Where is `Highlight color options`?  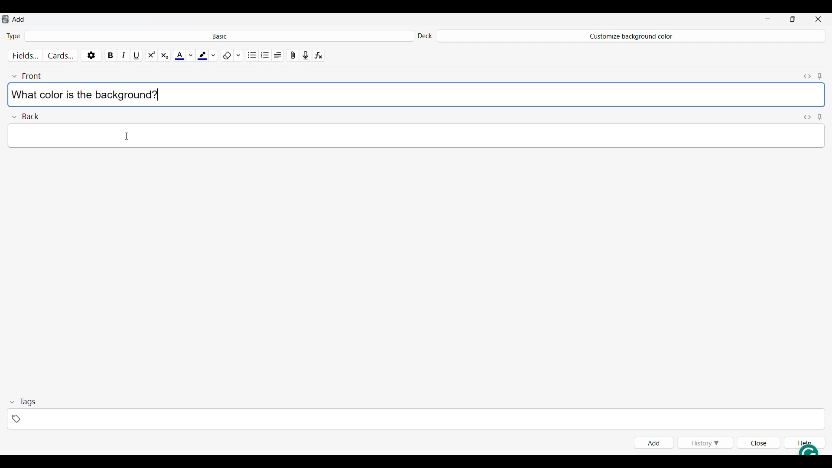
Highlight color options is located at coordinates (214, 54).